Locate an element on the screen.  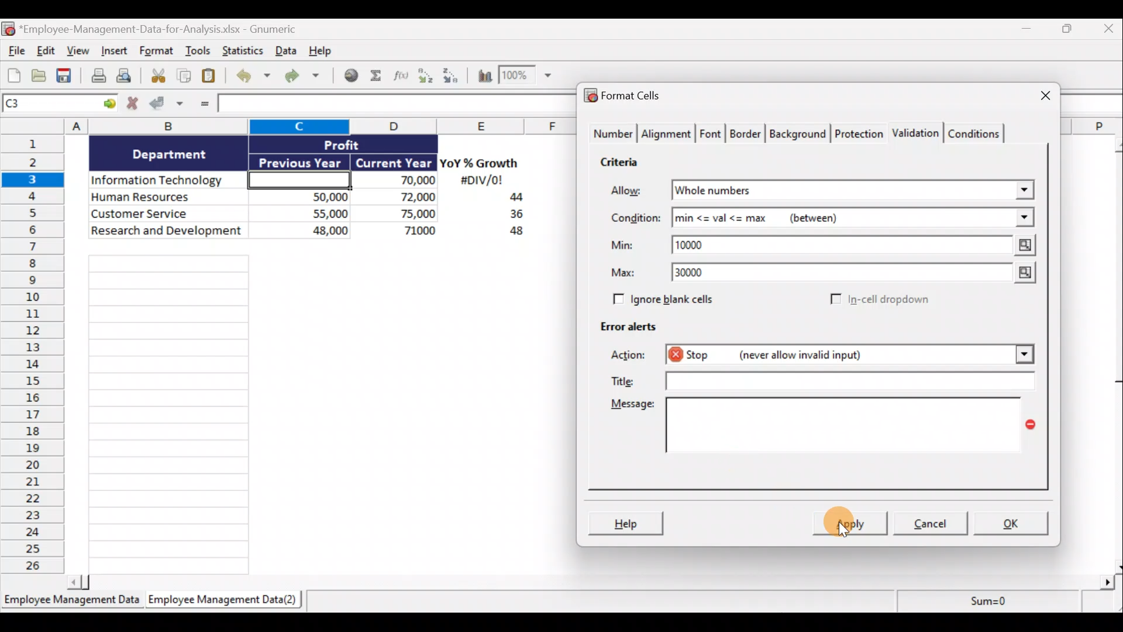
Whole numbers is located at coordinates (785, 191).